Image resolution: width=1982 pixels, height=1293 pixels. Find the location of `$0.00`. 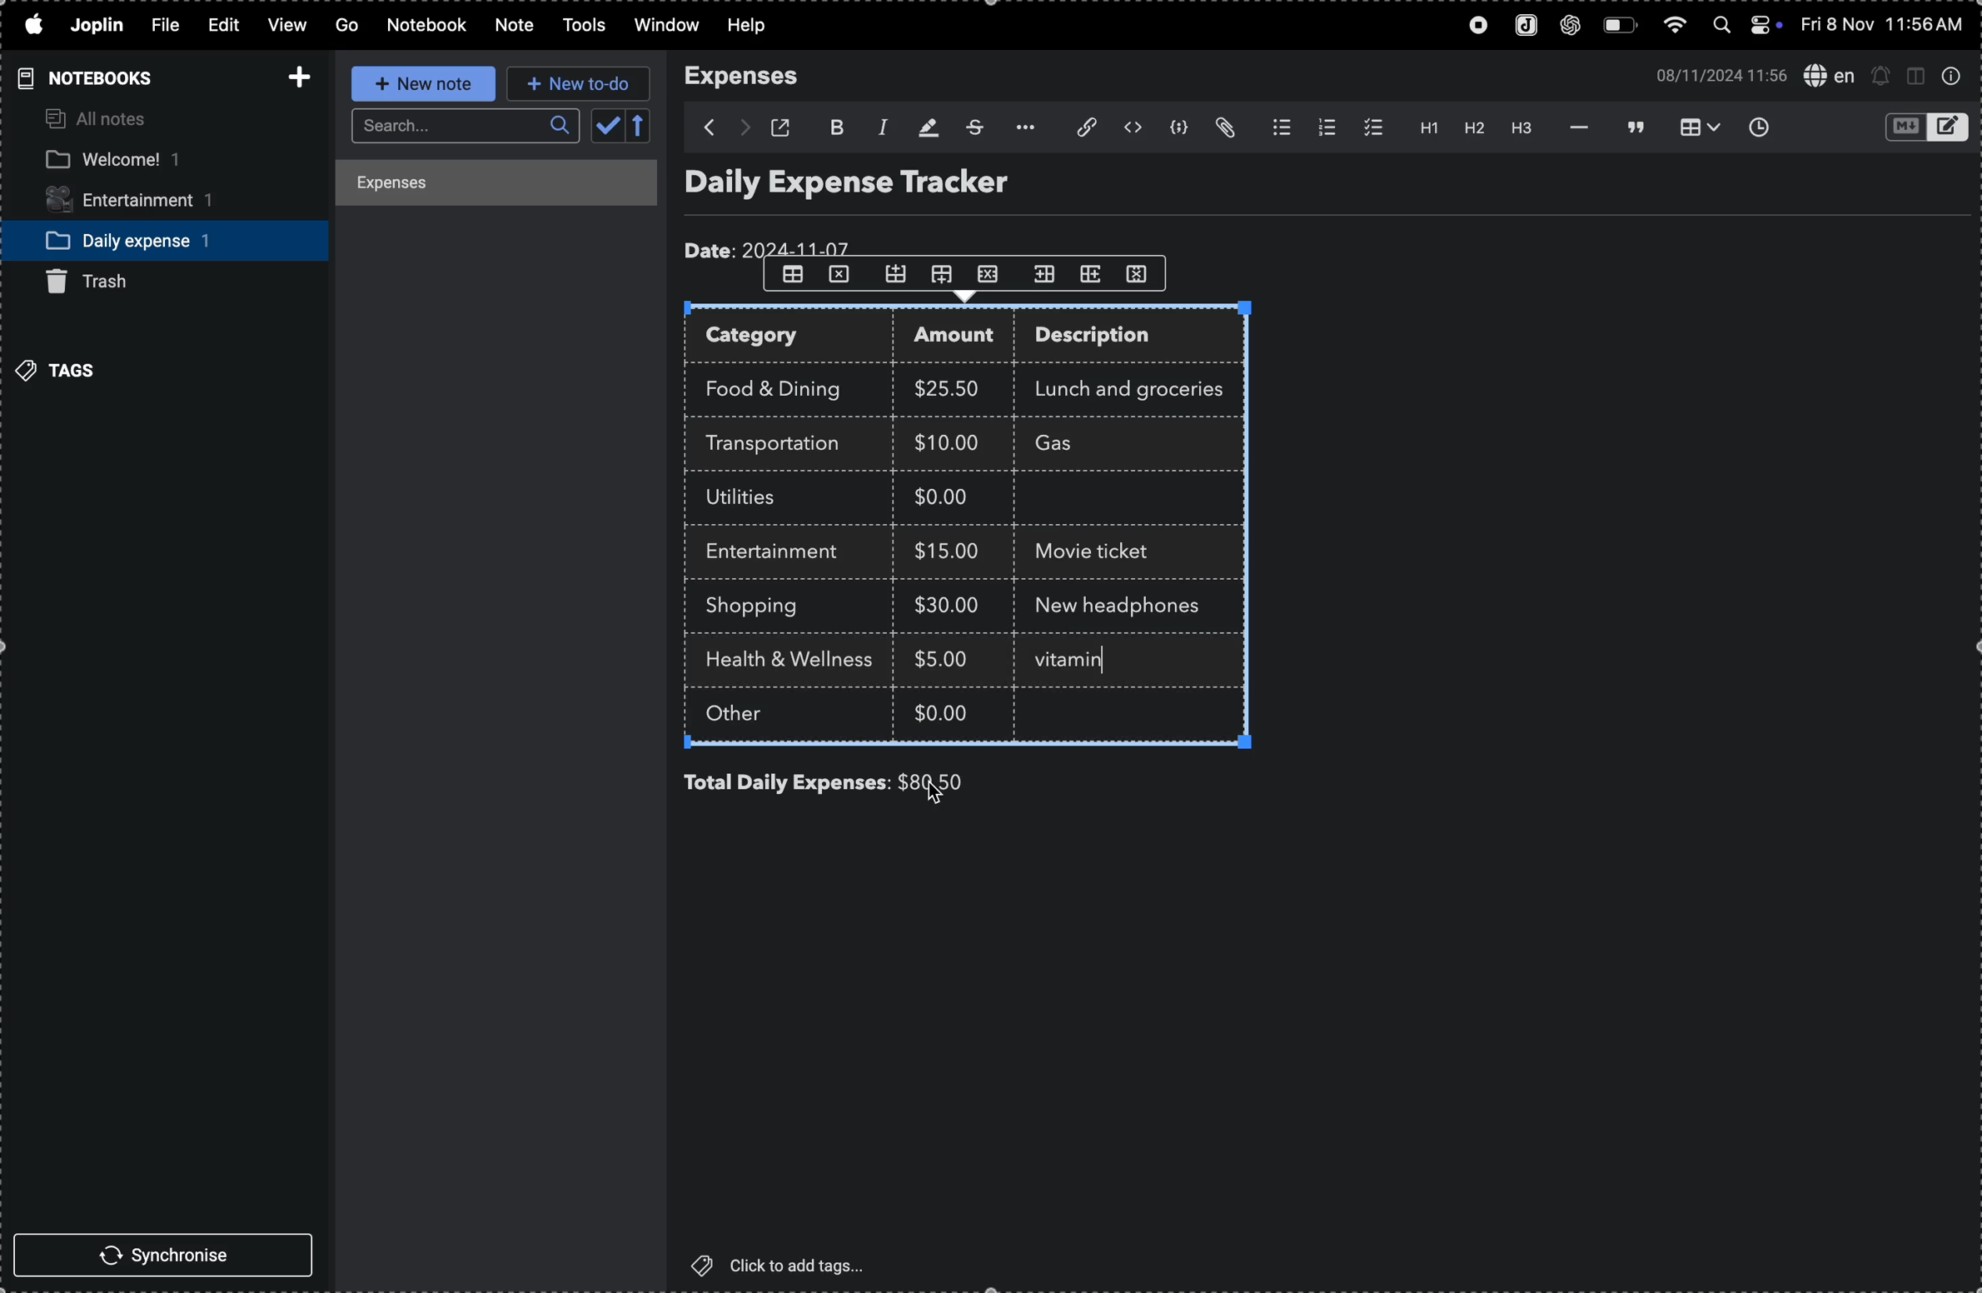

$0.00 is located at coordinates (952, 500).